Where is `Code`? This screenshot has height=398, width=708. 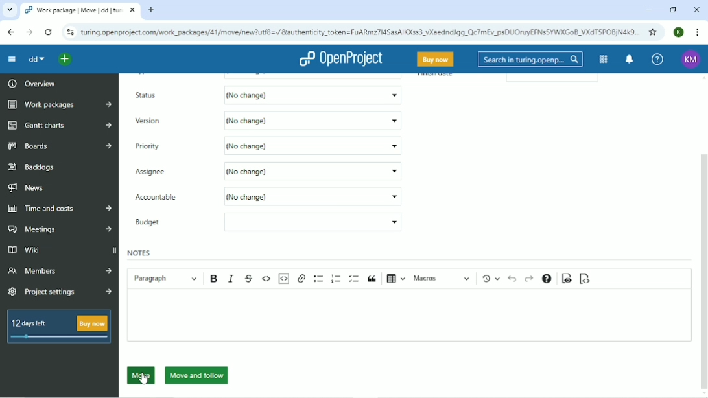
Code is located at coordinates (267, 280).